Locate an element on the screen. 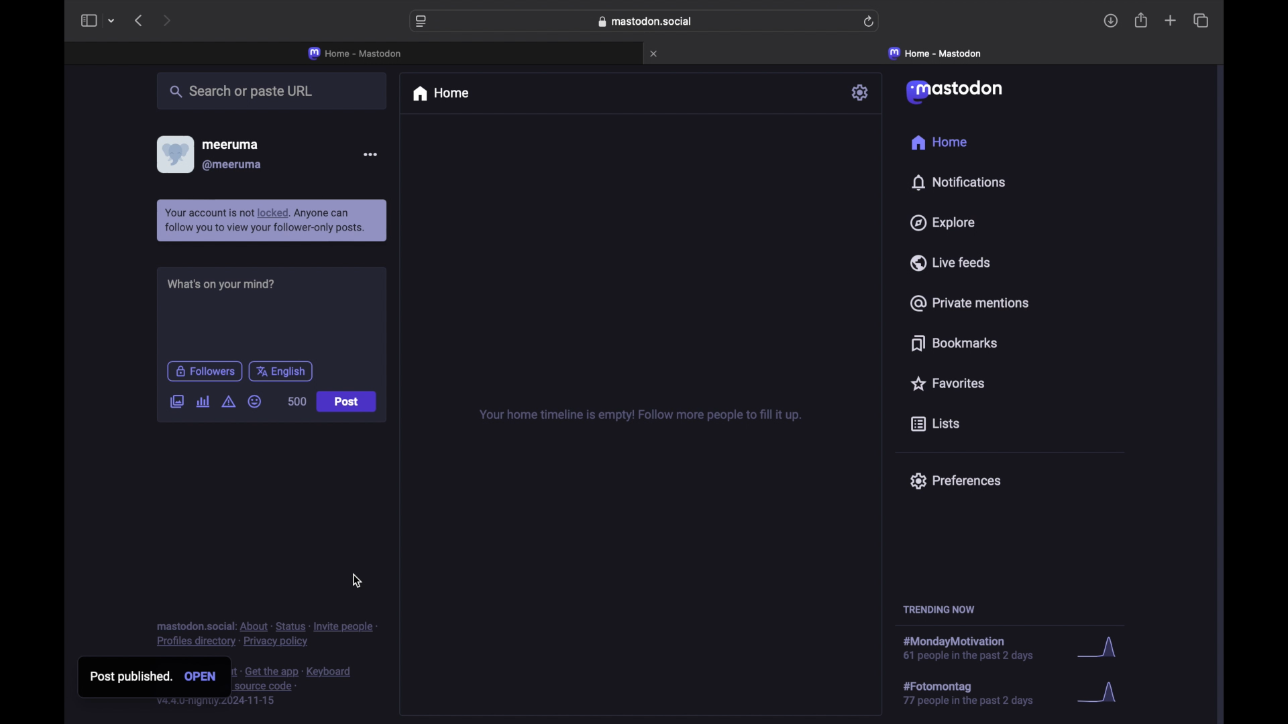  lists is located at coordinates (934, 423).